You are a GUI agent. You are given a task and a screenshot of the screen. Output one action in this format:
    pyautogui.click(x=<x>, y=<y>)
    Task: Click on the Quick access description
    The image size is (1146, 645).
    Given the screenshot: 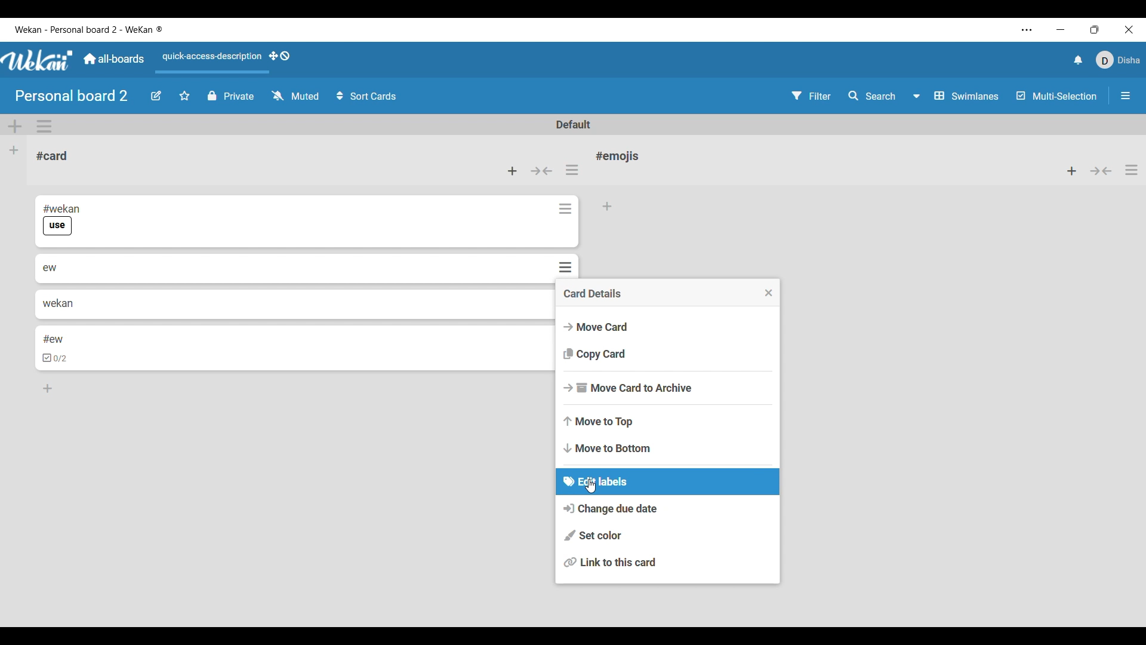 What is the action you would take?
    pyautogui.click(x=210, y=57)
    